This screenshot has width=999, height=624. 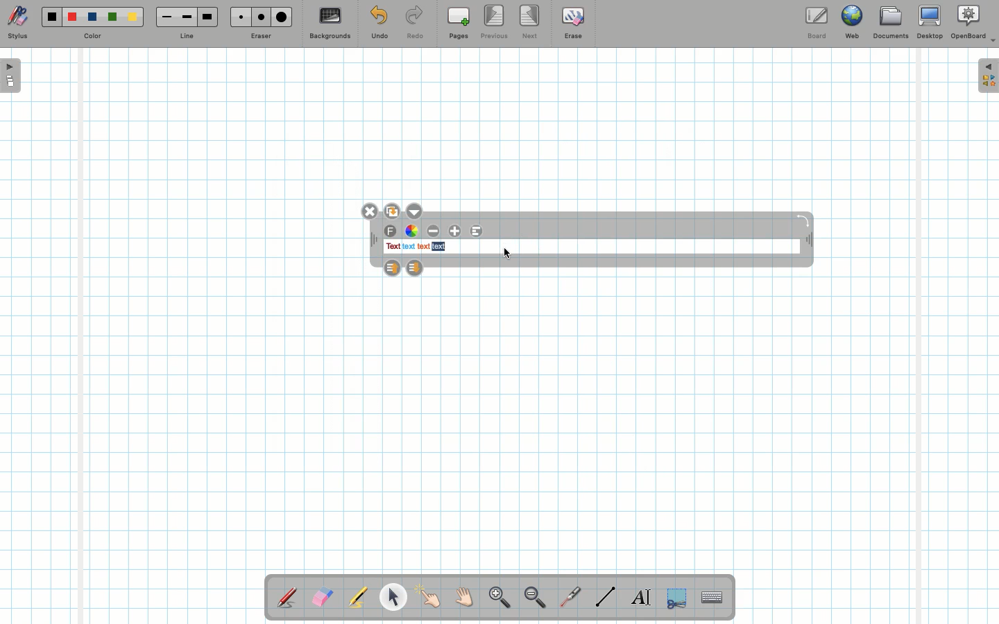 What do you see at coordinates (259, 17) in the screenshot?
I see `Medium eraser` at bounding box center [259, 17].